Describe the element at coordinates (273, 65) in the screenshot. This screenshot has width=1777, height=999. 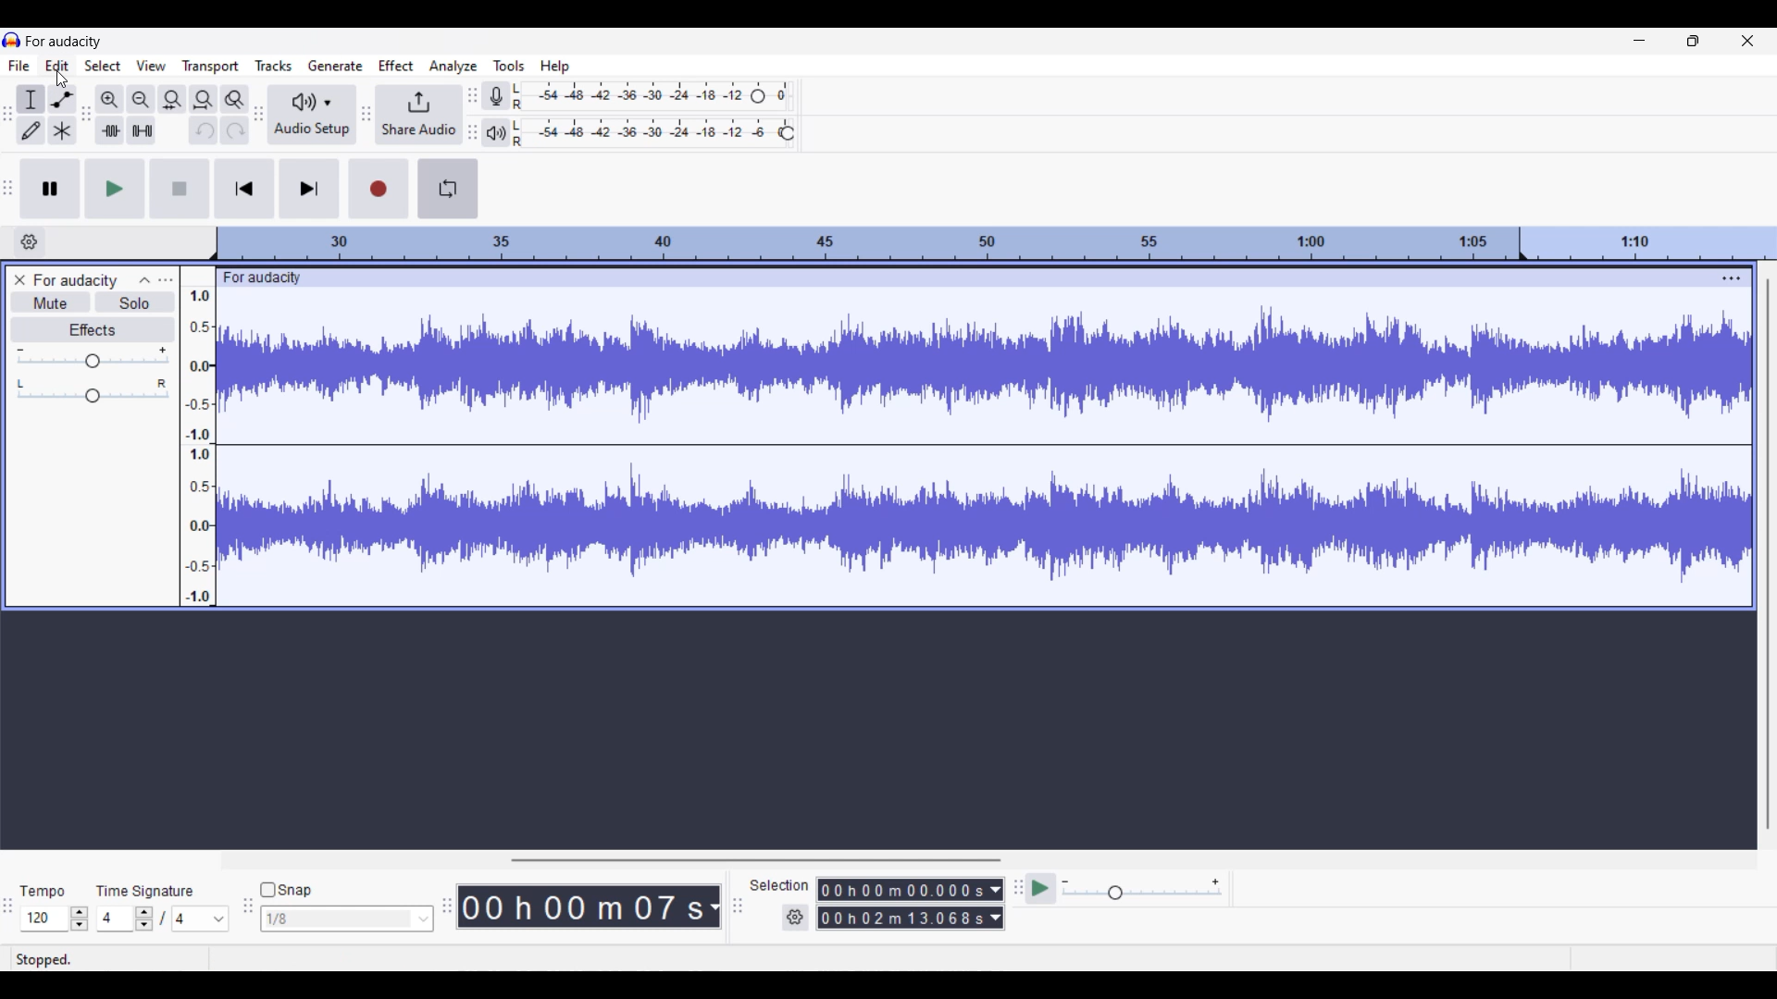
I see `Tracks menu` at that location.